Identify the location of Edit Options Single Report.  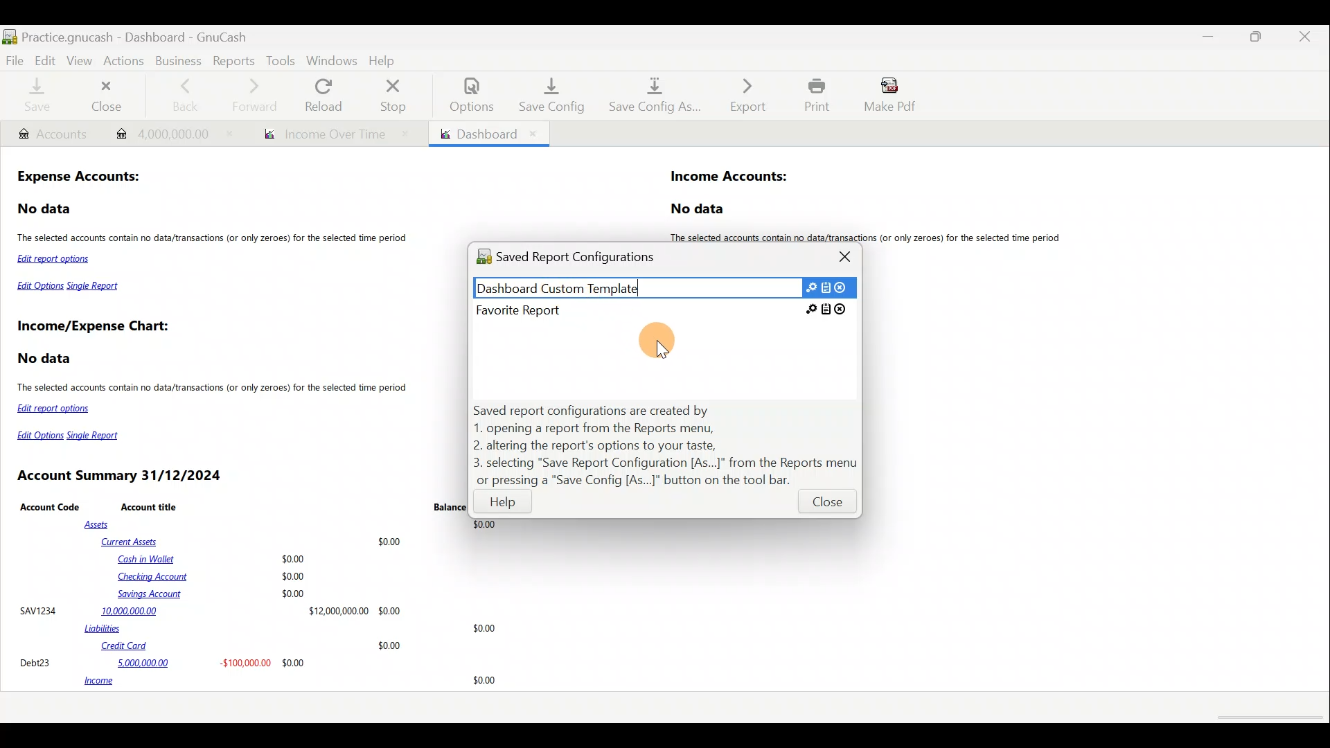
(73, 436).